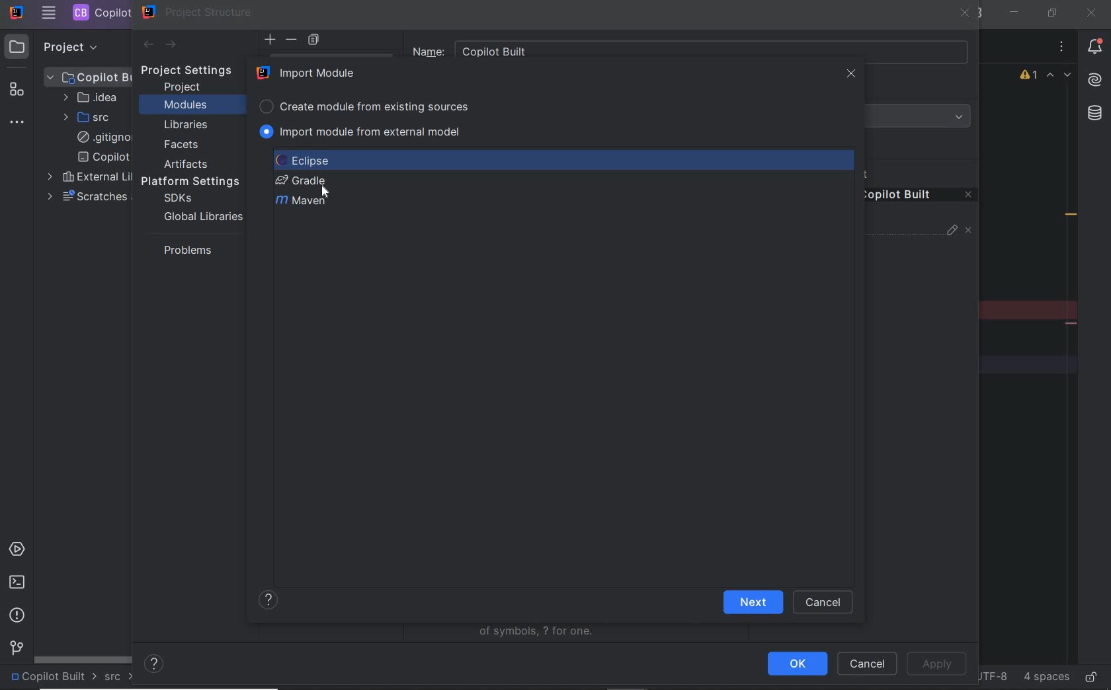 This screenshot has height=690, width=1111. What do you see at coordinates (971, 231) in the screenshot?
I see `unmark source` at bounding box center [971, 231].